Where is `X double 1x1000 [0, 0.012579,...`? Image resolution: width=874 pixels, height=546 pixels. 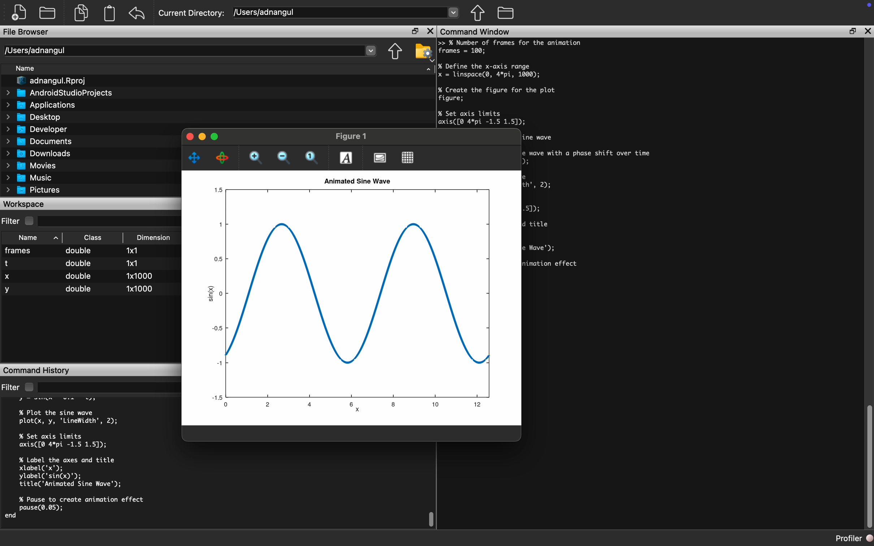
X double 1x1000 [0, 0.012579,... is located at coordinates (91, 277).